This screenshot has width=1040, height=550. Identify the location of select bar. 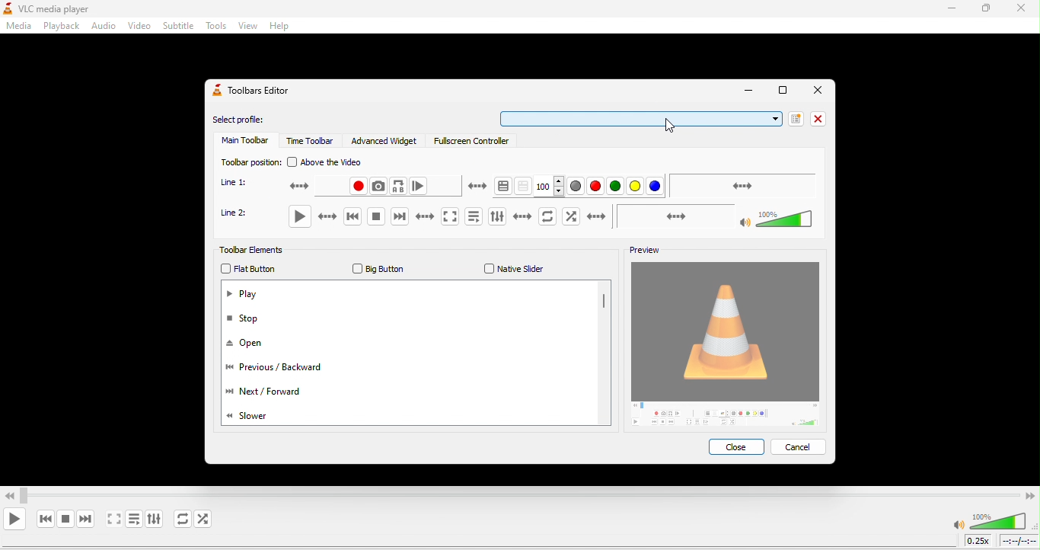
(641, 117).